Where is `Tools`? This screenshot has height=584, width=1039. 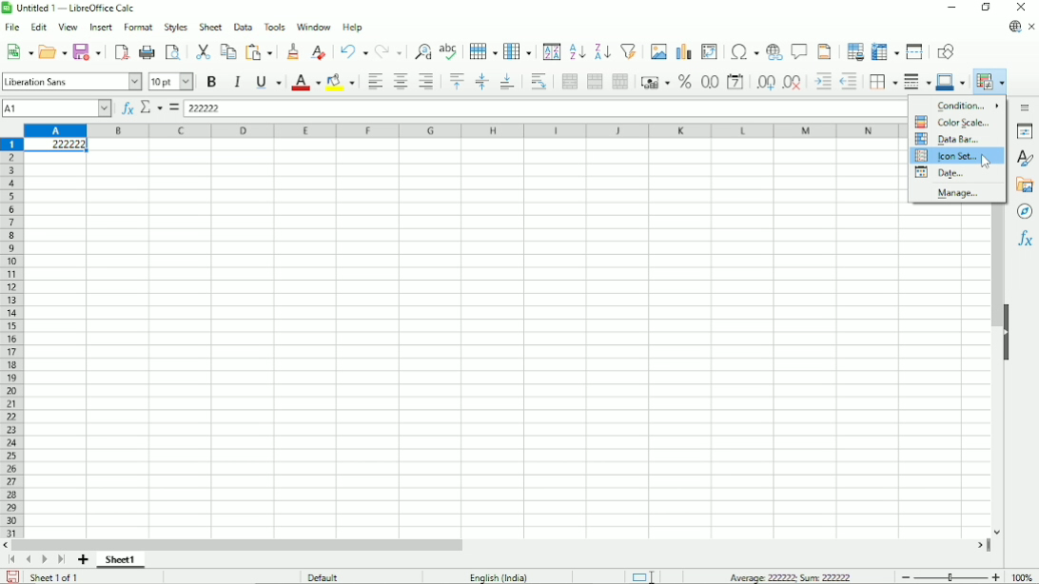 Tools is located at coordinates (273, 26).